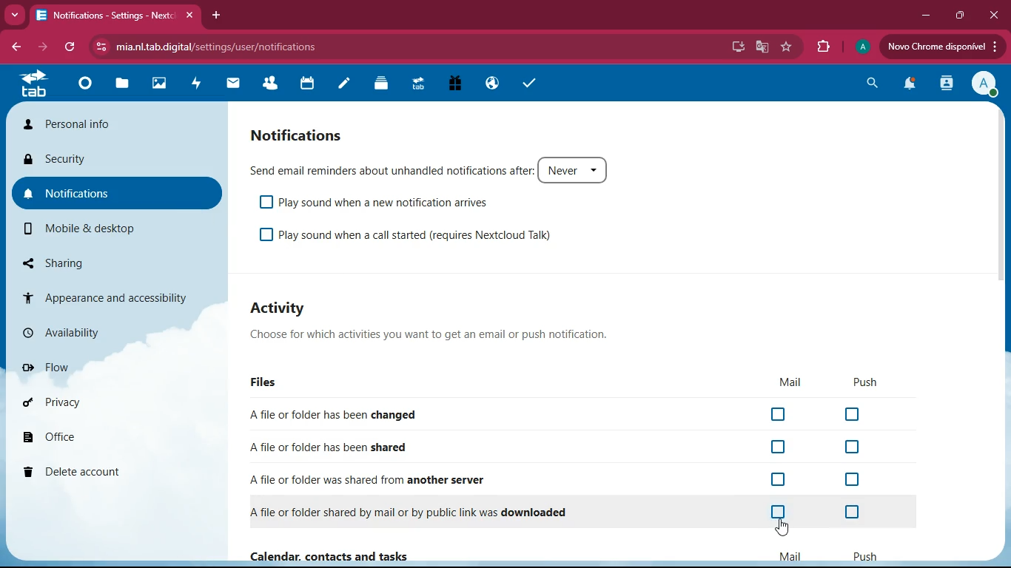  I want to click on url, so click(218, 46).